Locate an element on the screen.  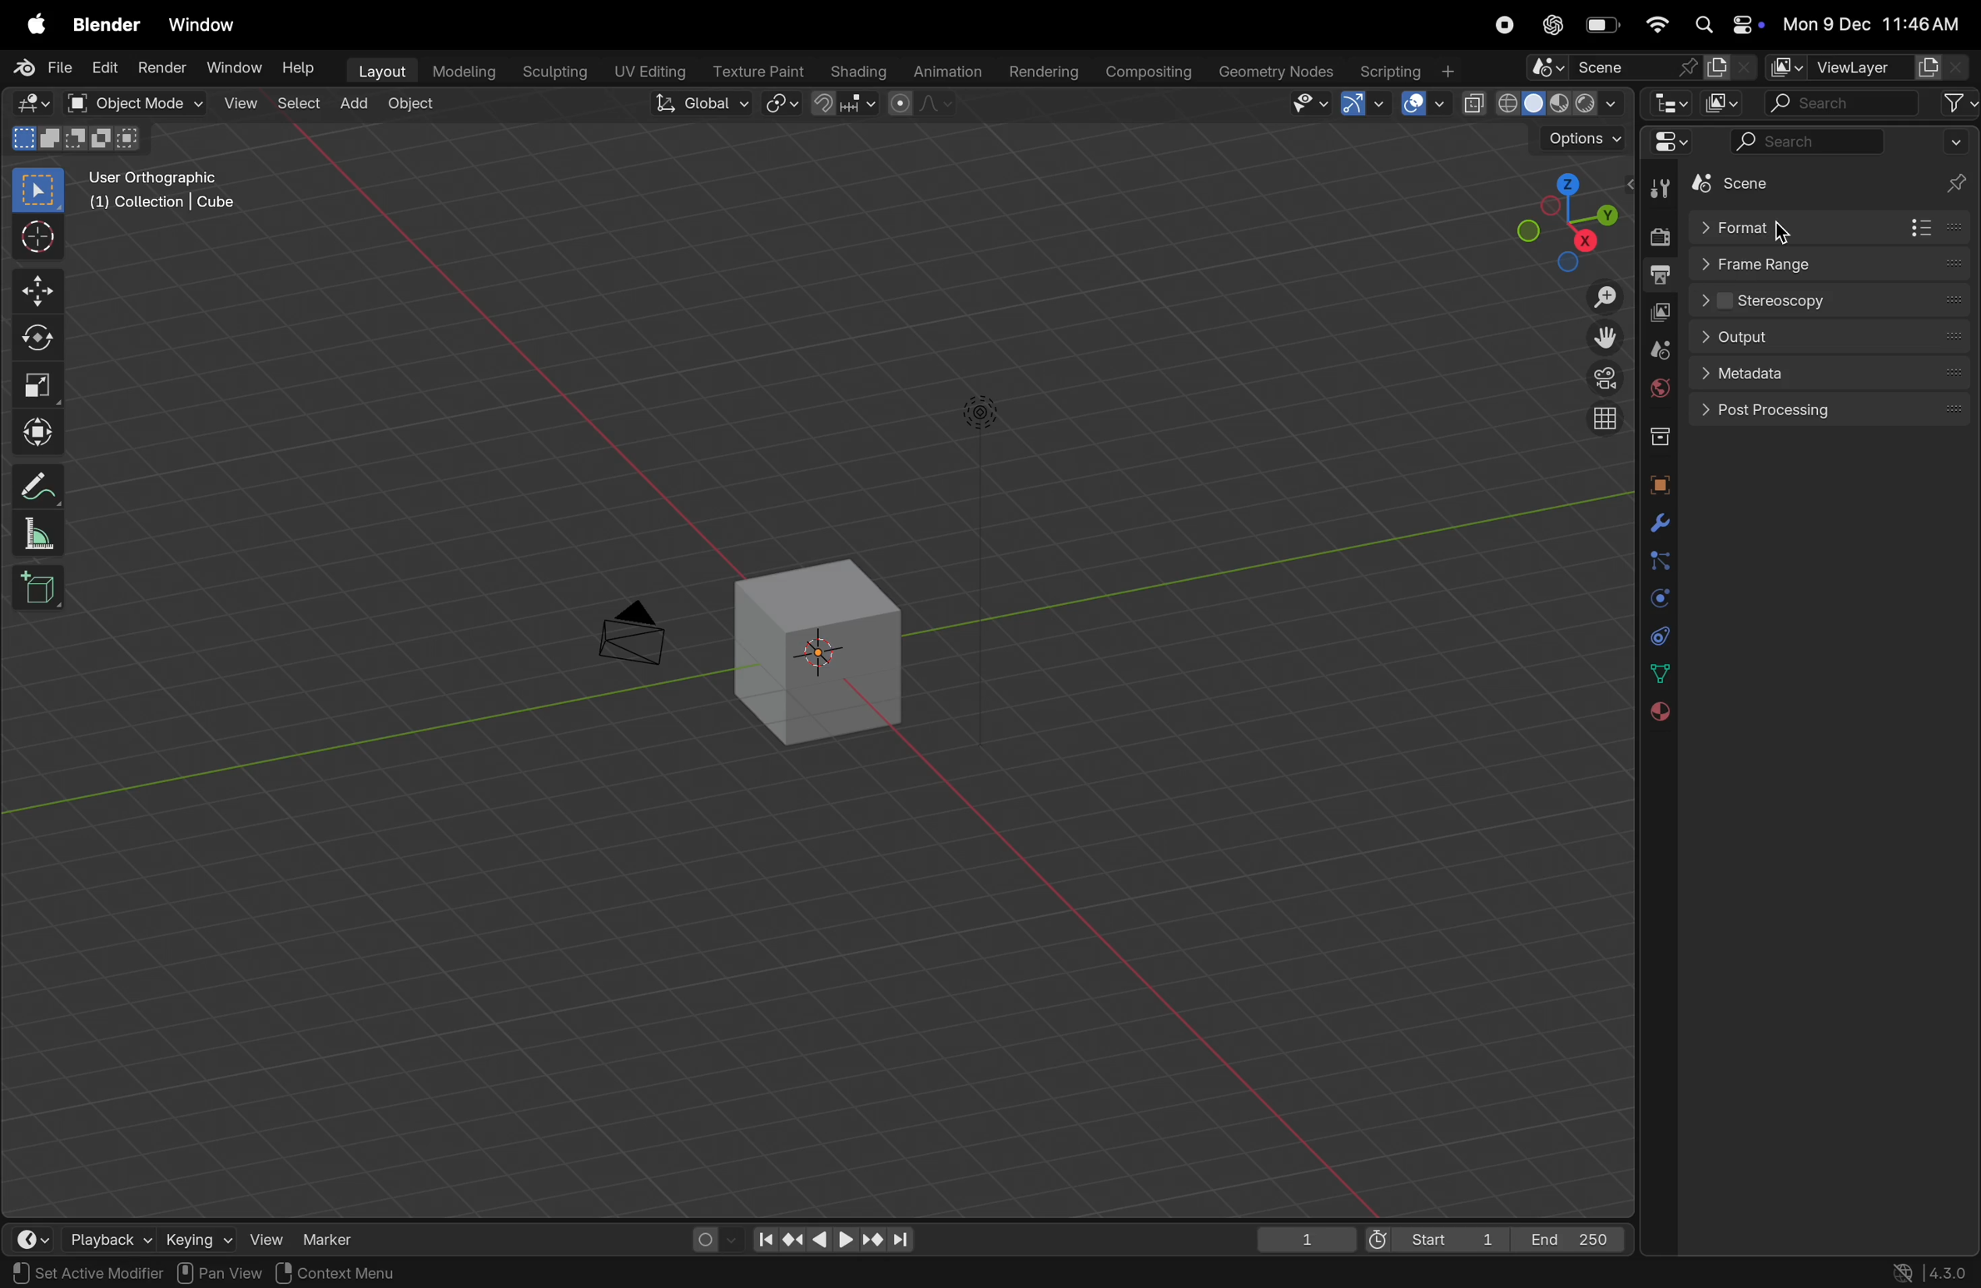
view port shading is located at coordinates (1542, 104).